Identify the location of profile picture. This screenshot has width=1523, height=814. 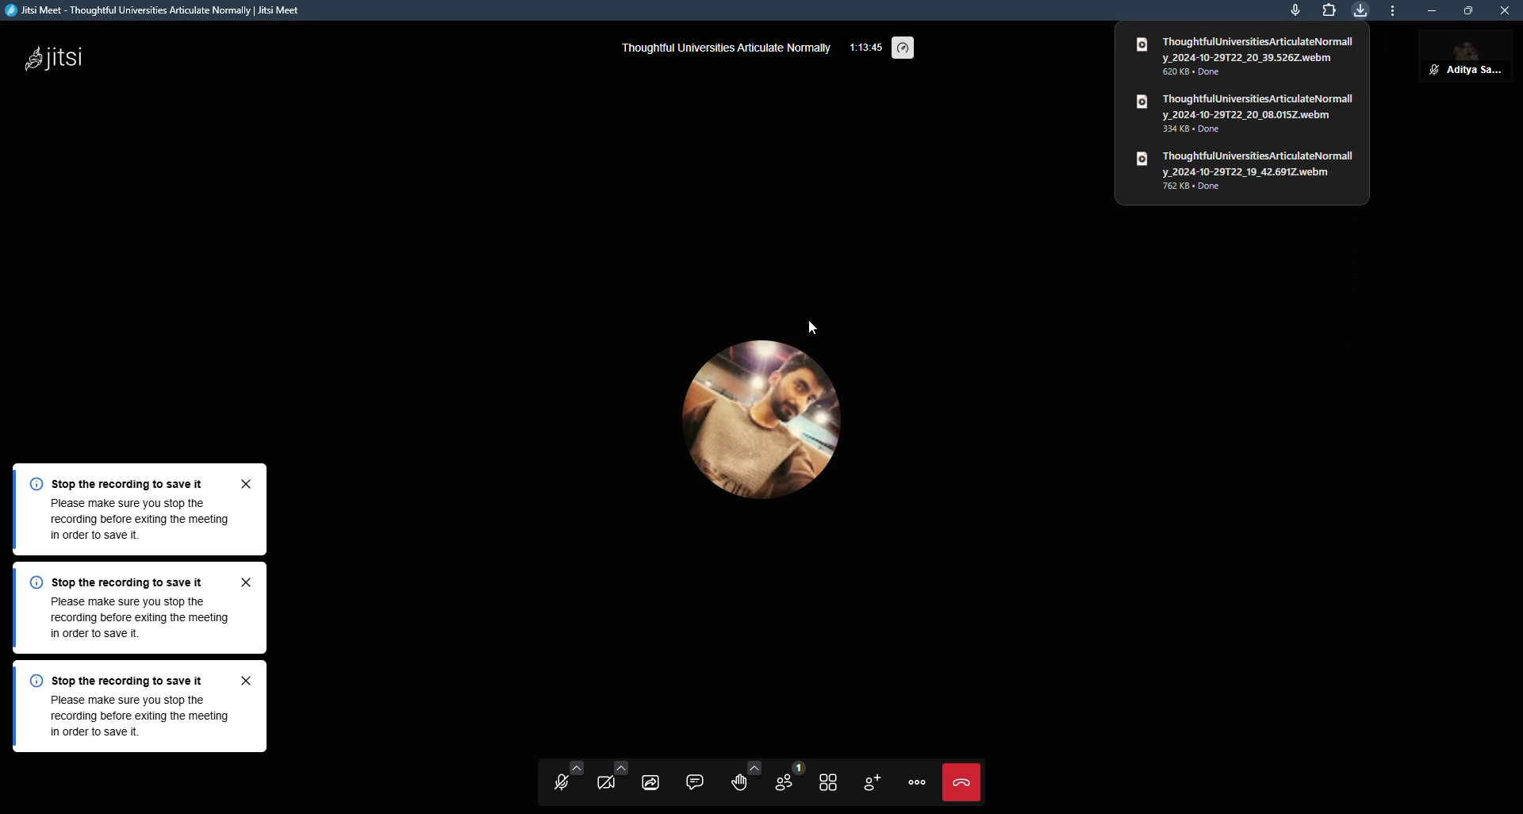
(761, 432).